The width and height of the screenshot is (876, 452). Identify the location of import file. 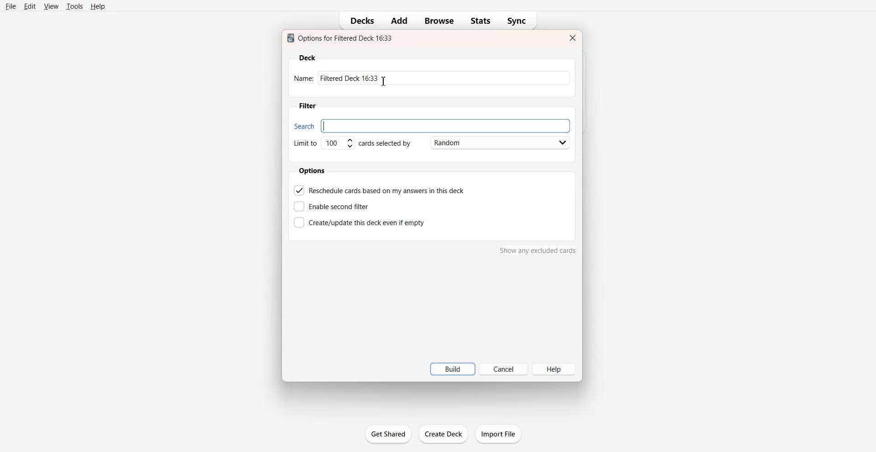
(502, 433).